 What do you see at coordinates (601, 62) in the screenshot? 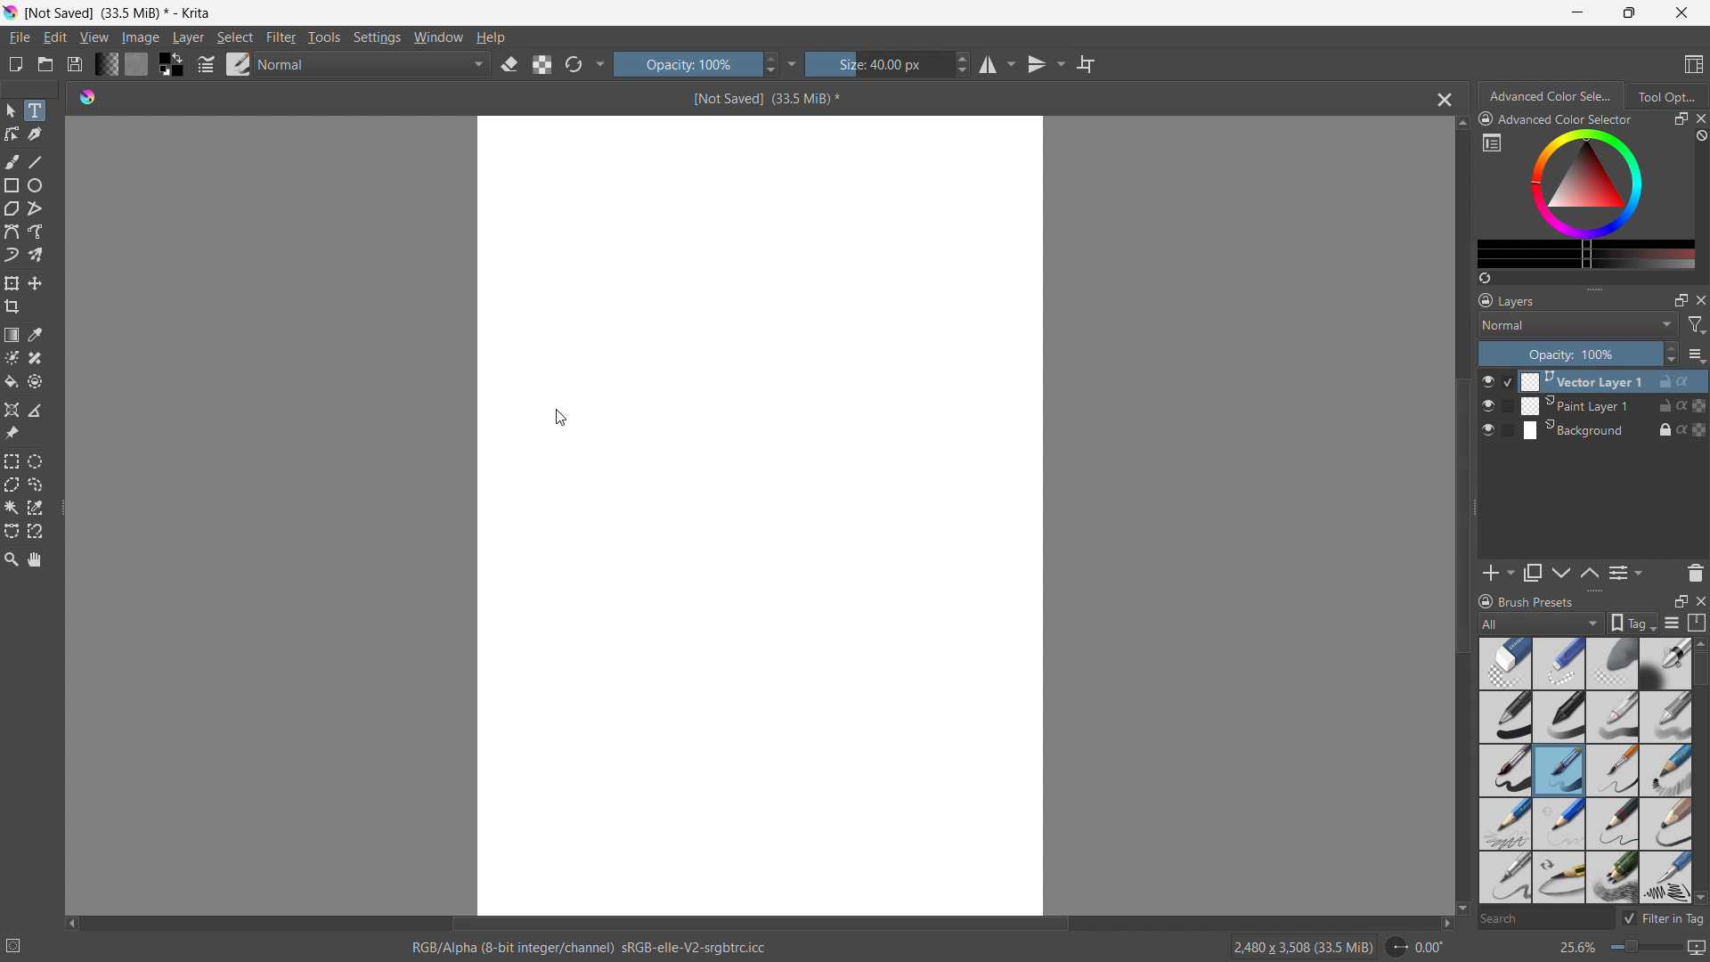
I see `more settings` at bounding box center [601, 62].